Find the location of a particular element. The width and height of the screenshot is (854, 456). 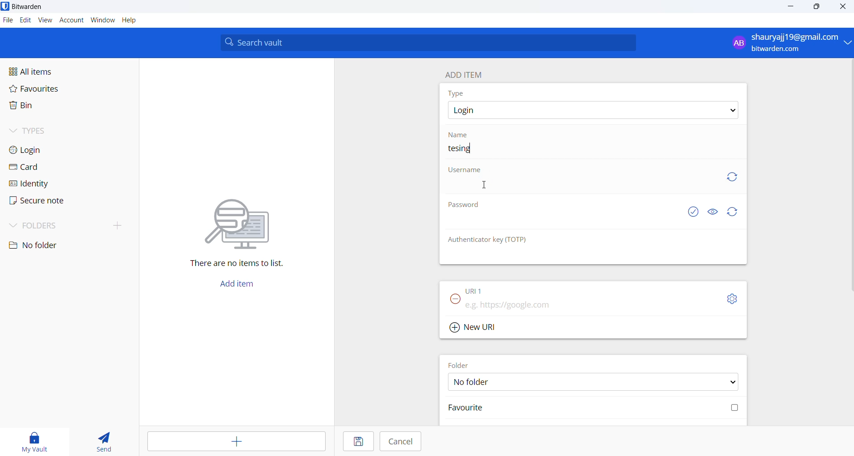

bin is located at coordinates (46, 108).